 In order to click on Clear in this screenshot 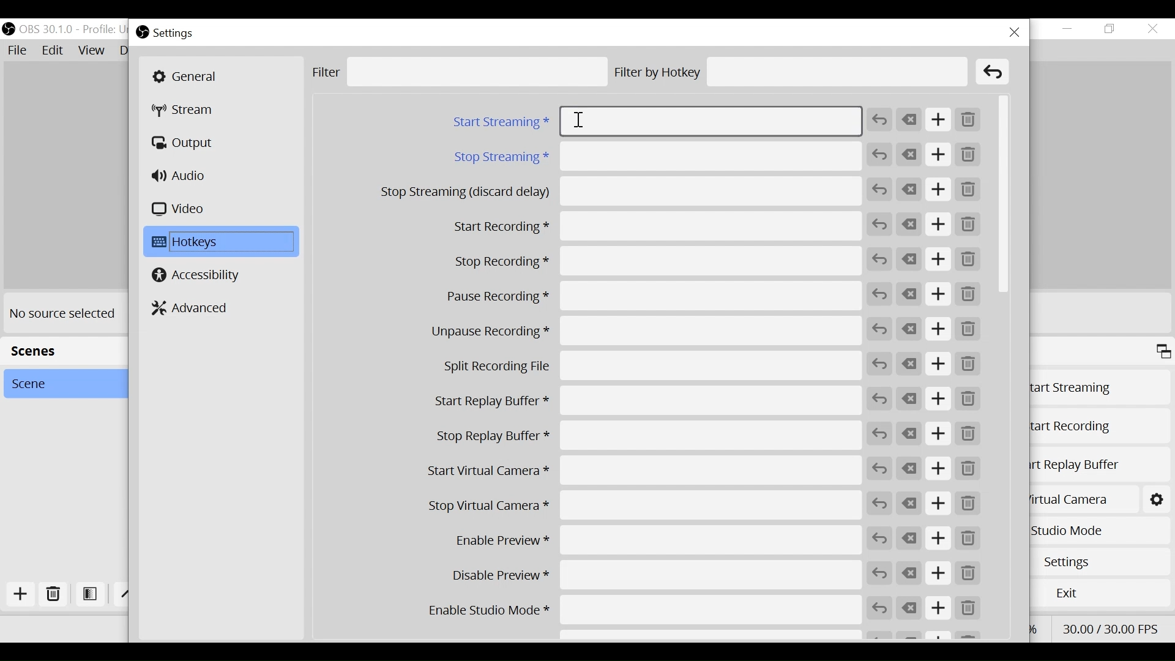, I will do `click(909, 539)`.